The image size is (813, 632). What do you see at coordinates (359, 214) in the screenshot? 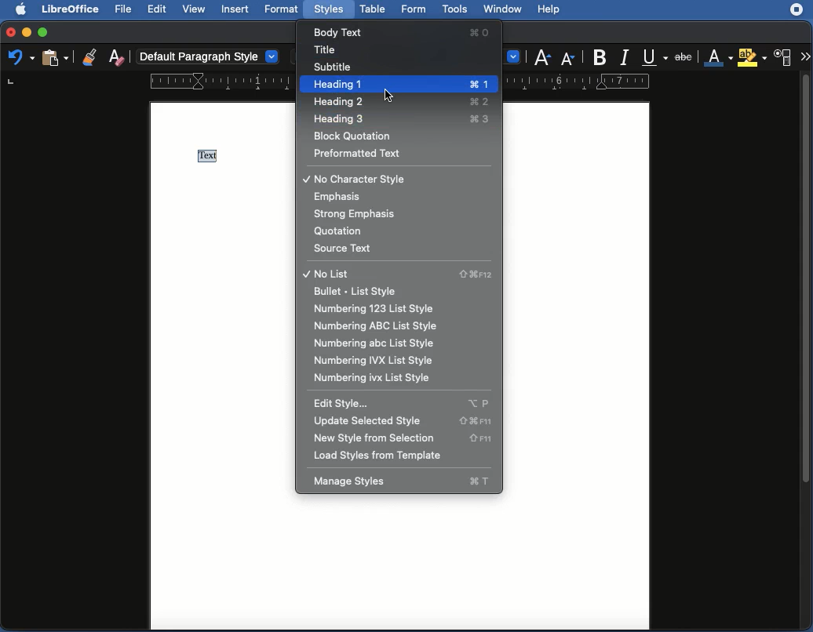
I see `Strong emphasis` at bounding box center [359, 214].